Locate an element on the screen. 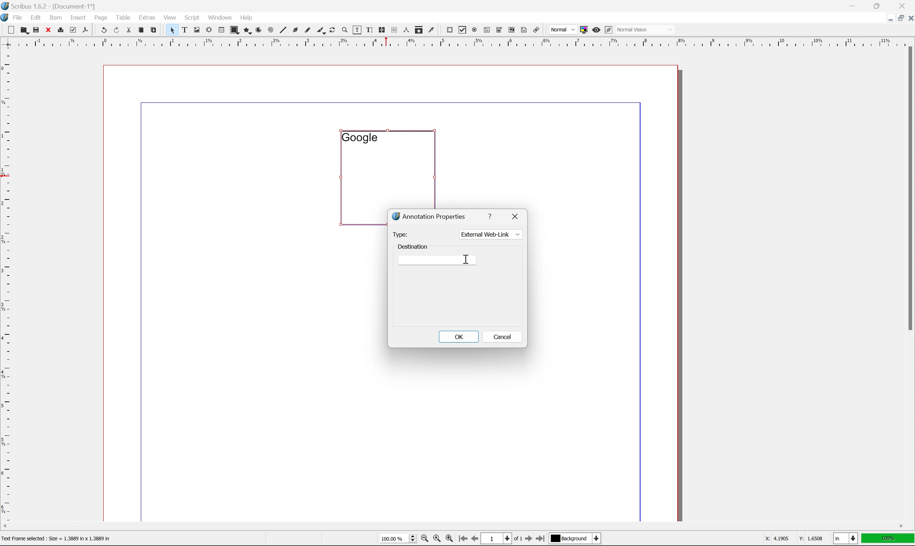 The height and width of the screenshot is (546, 915). link annotation is located at coordinates (537, 31).